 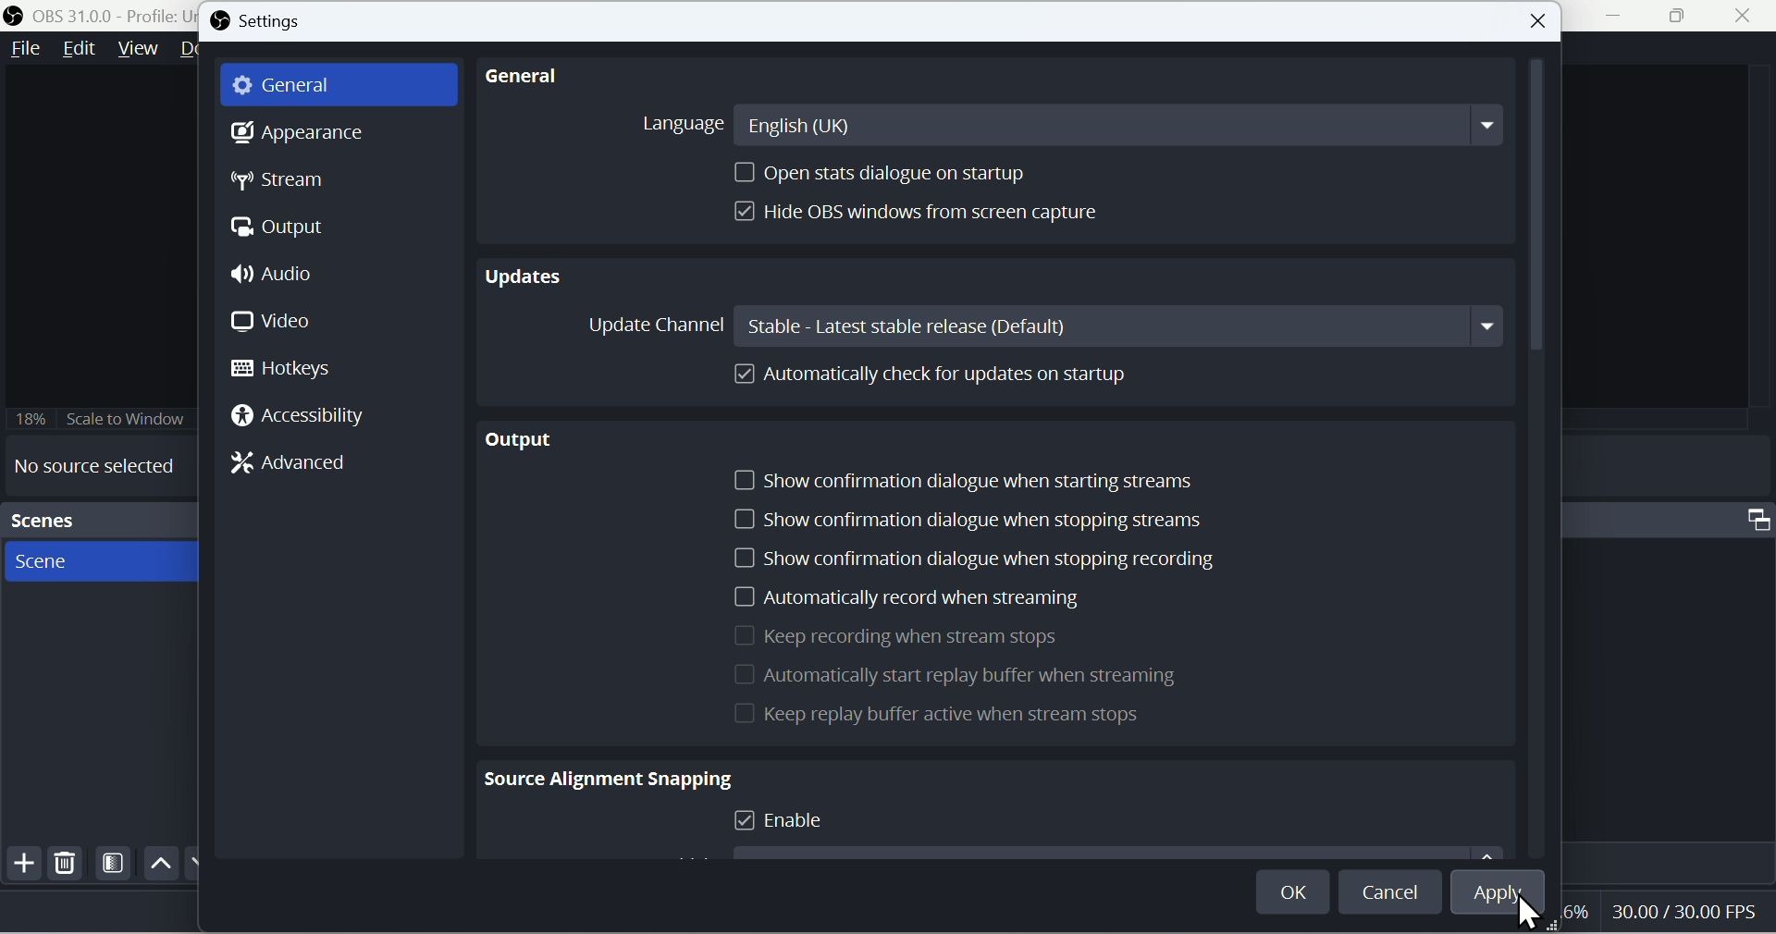 What do you see at coordinates (902, 599) in the screenshot?
I see `Automatically record when is streaming` at bounding box center [902, 599].